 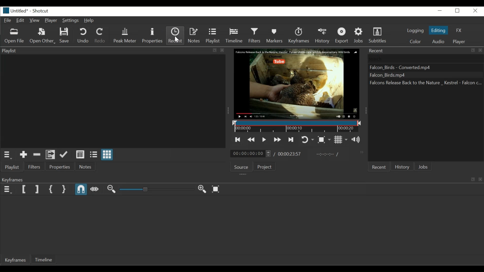 I want to click on Timeline, so click(x=45, y=260).